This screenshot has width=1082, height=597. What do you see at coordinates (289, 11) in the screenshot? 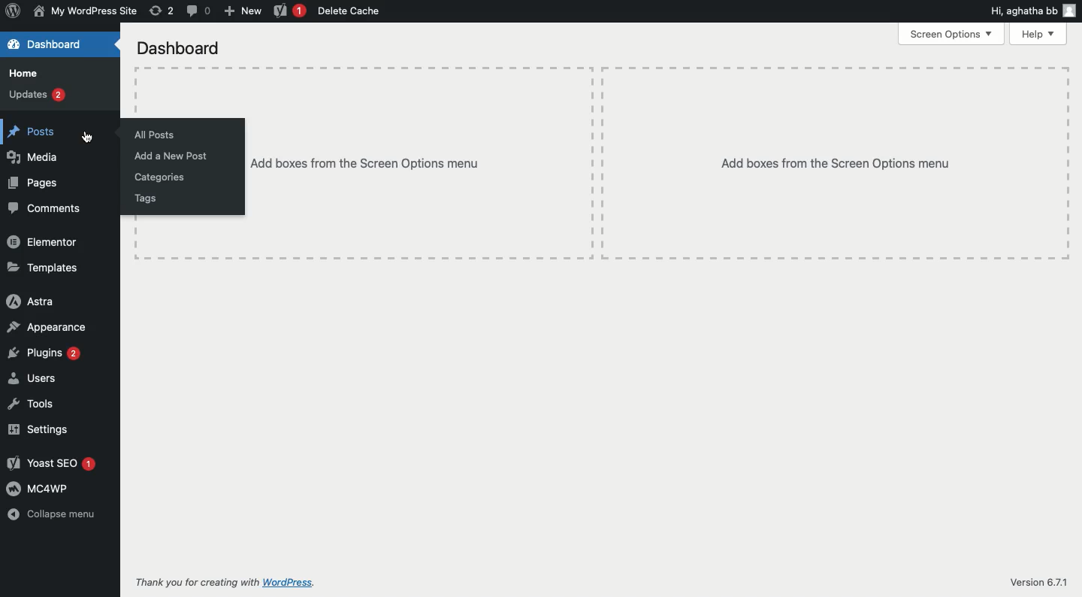
I see `Yoast` at bounding box center [289, 11].